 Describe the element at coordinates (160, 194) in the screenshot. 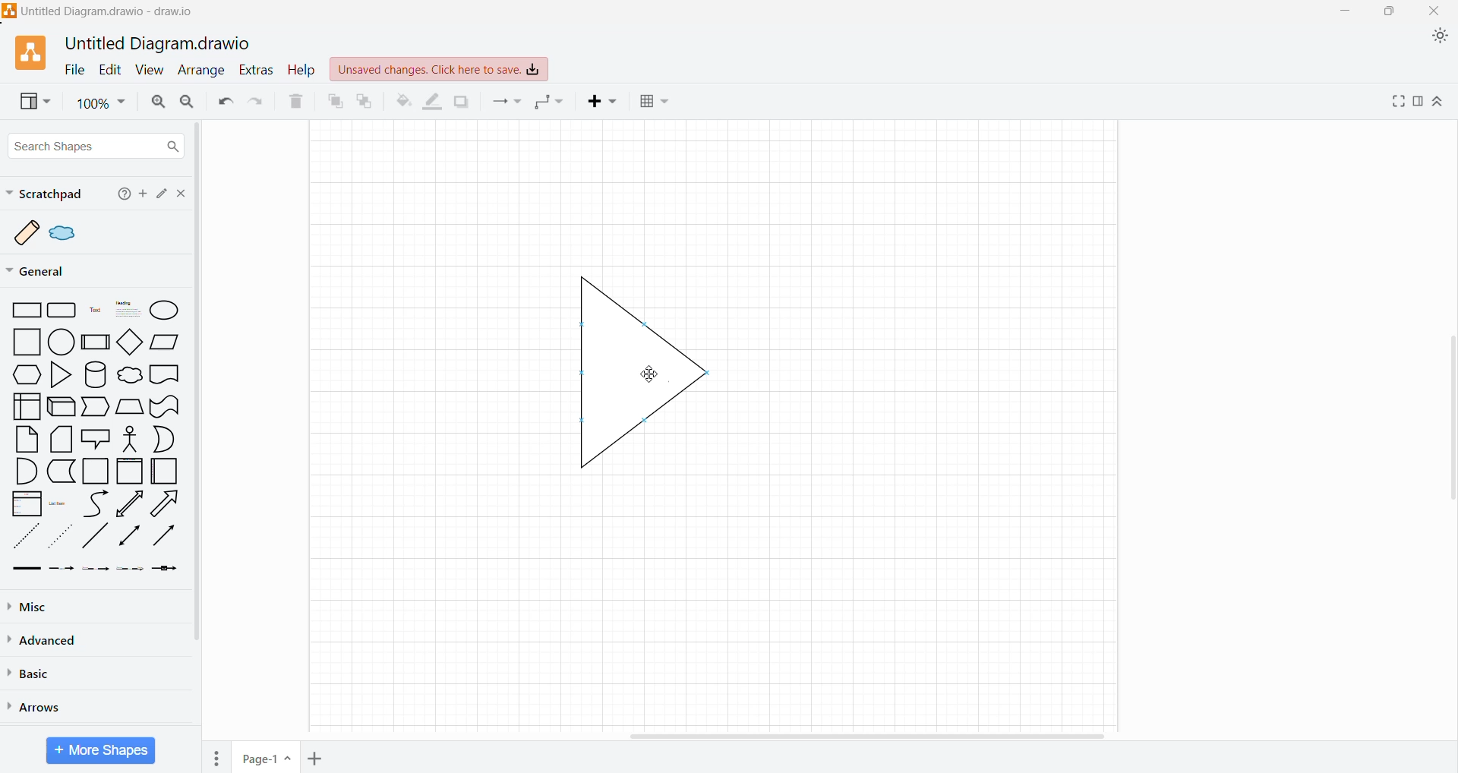

I see `Edit` at that location.